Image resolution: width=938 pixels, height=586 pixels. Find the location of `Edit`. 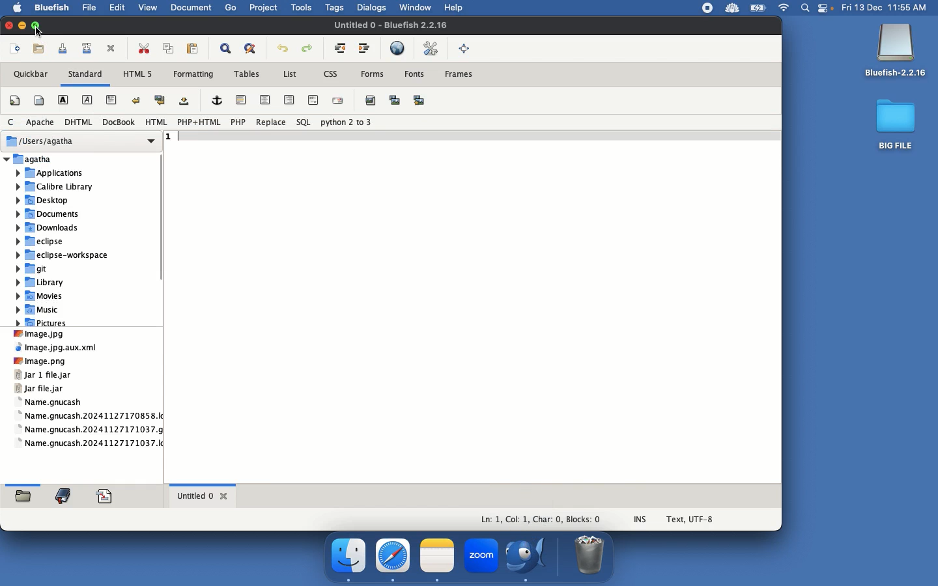

Edit is located at coordinates (115, 7).